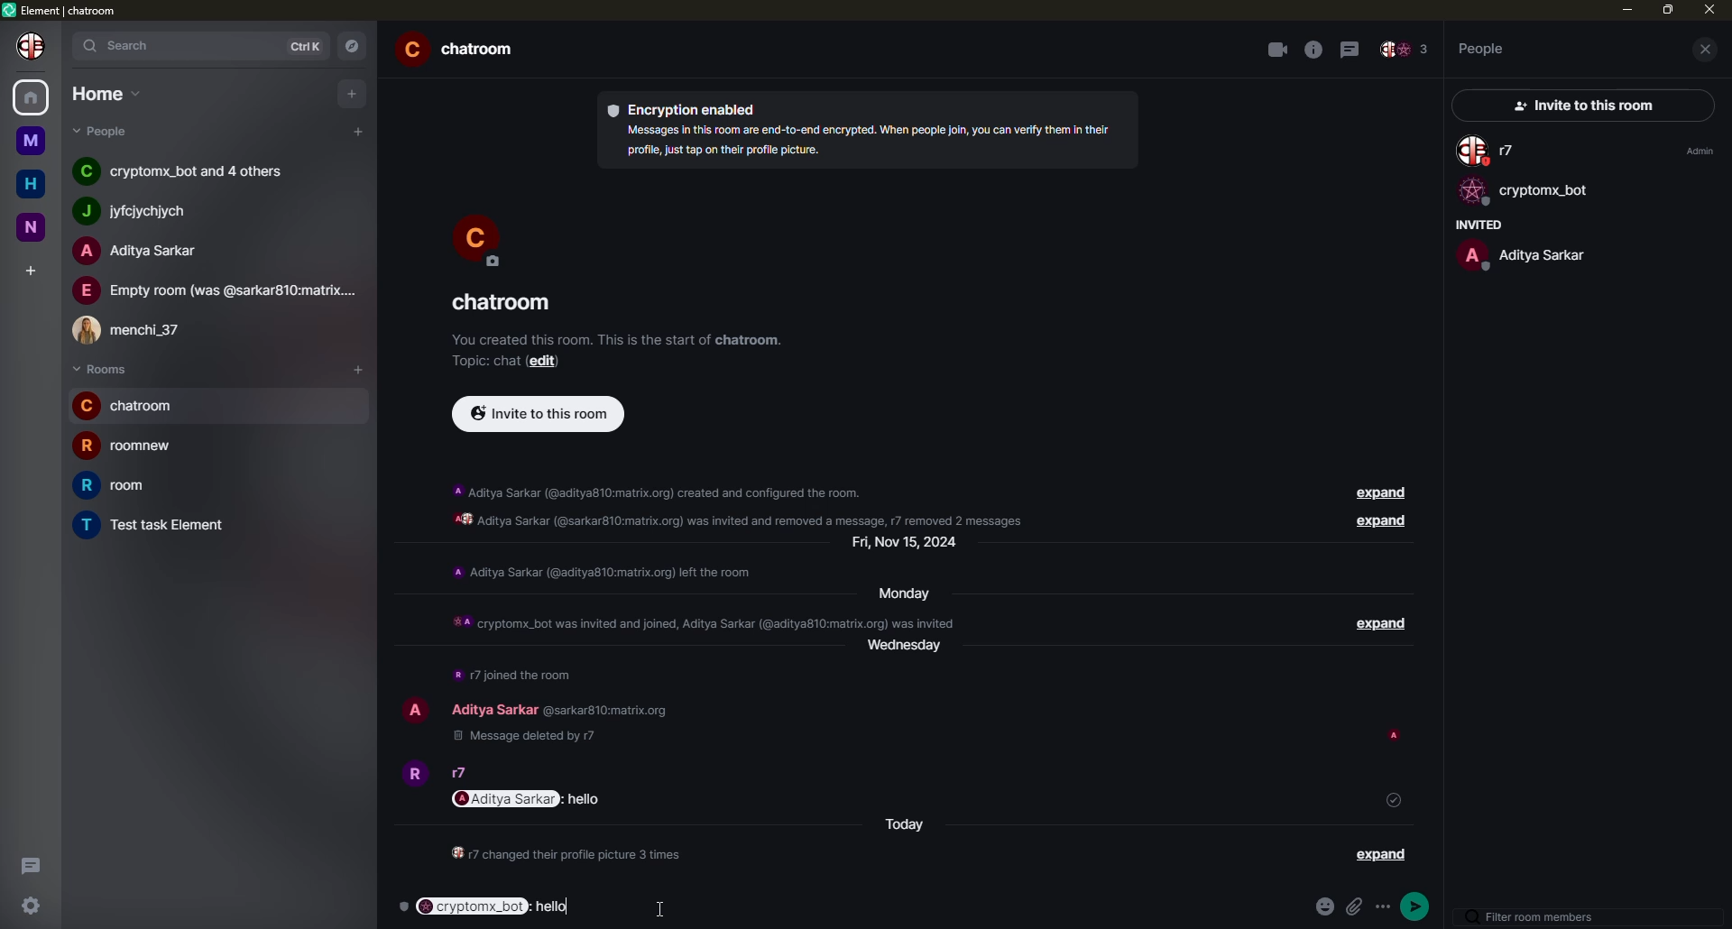 The width and height of the screenshot is (1732, 929). I want to click on people, so click(143, 211).